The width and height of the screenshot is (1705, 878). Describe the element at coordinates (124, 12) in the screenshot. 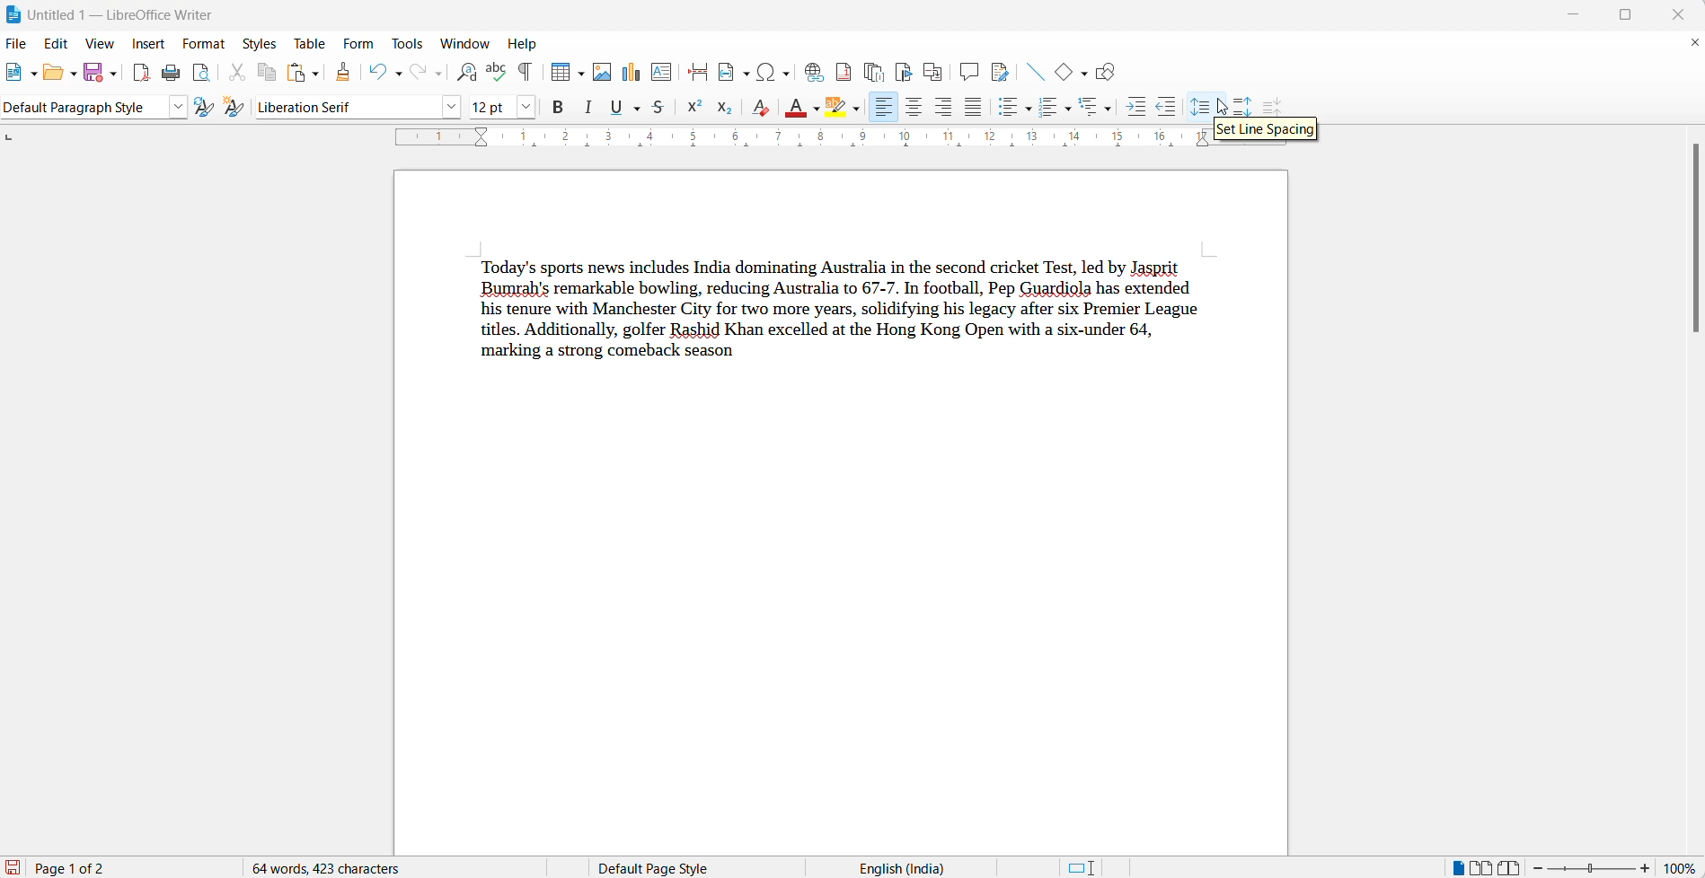

I see `file title` at that location.